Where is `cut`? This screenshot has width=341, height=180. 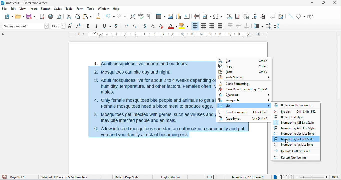 cut is located at coordinates (70, 16).